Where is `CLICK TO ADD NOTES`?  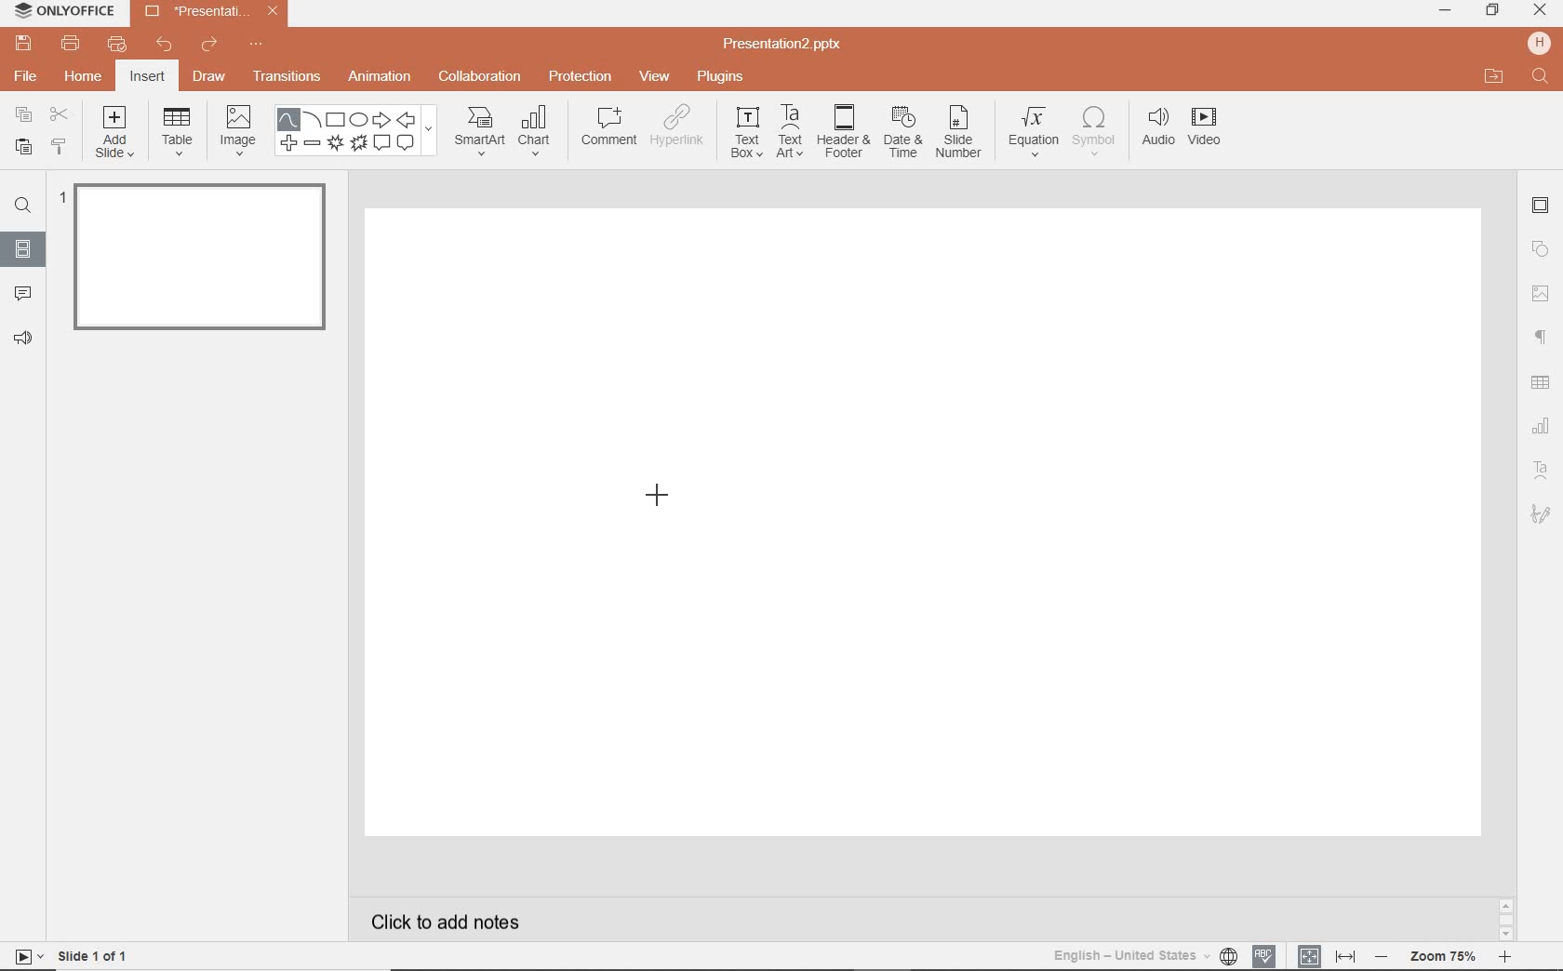 CLICK TO ADD NOTES is located at coordinates (451, 922).